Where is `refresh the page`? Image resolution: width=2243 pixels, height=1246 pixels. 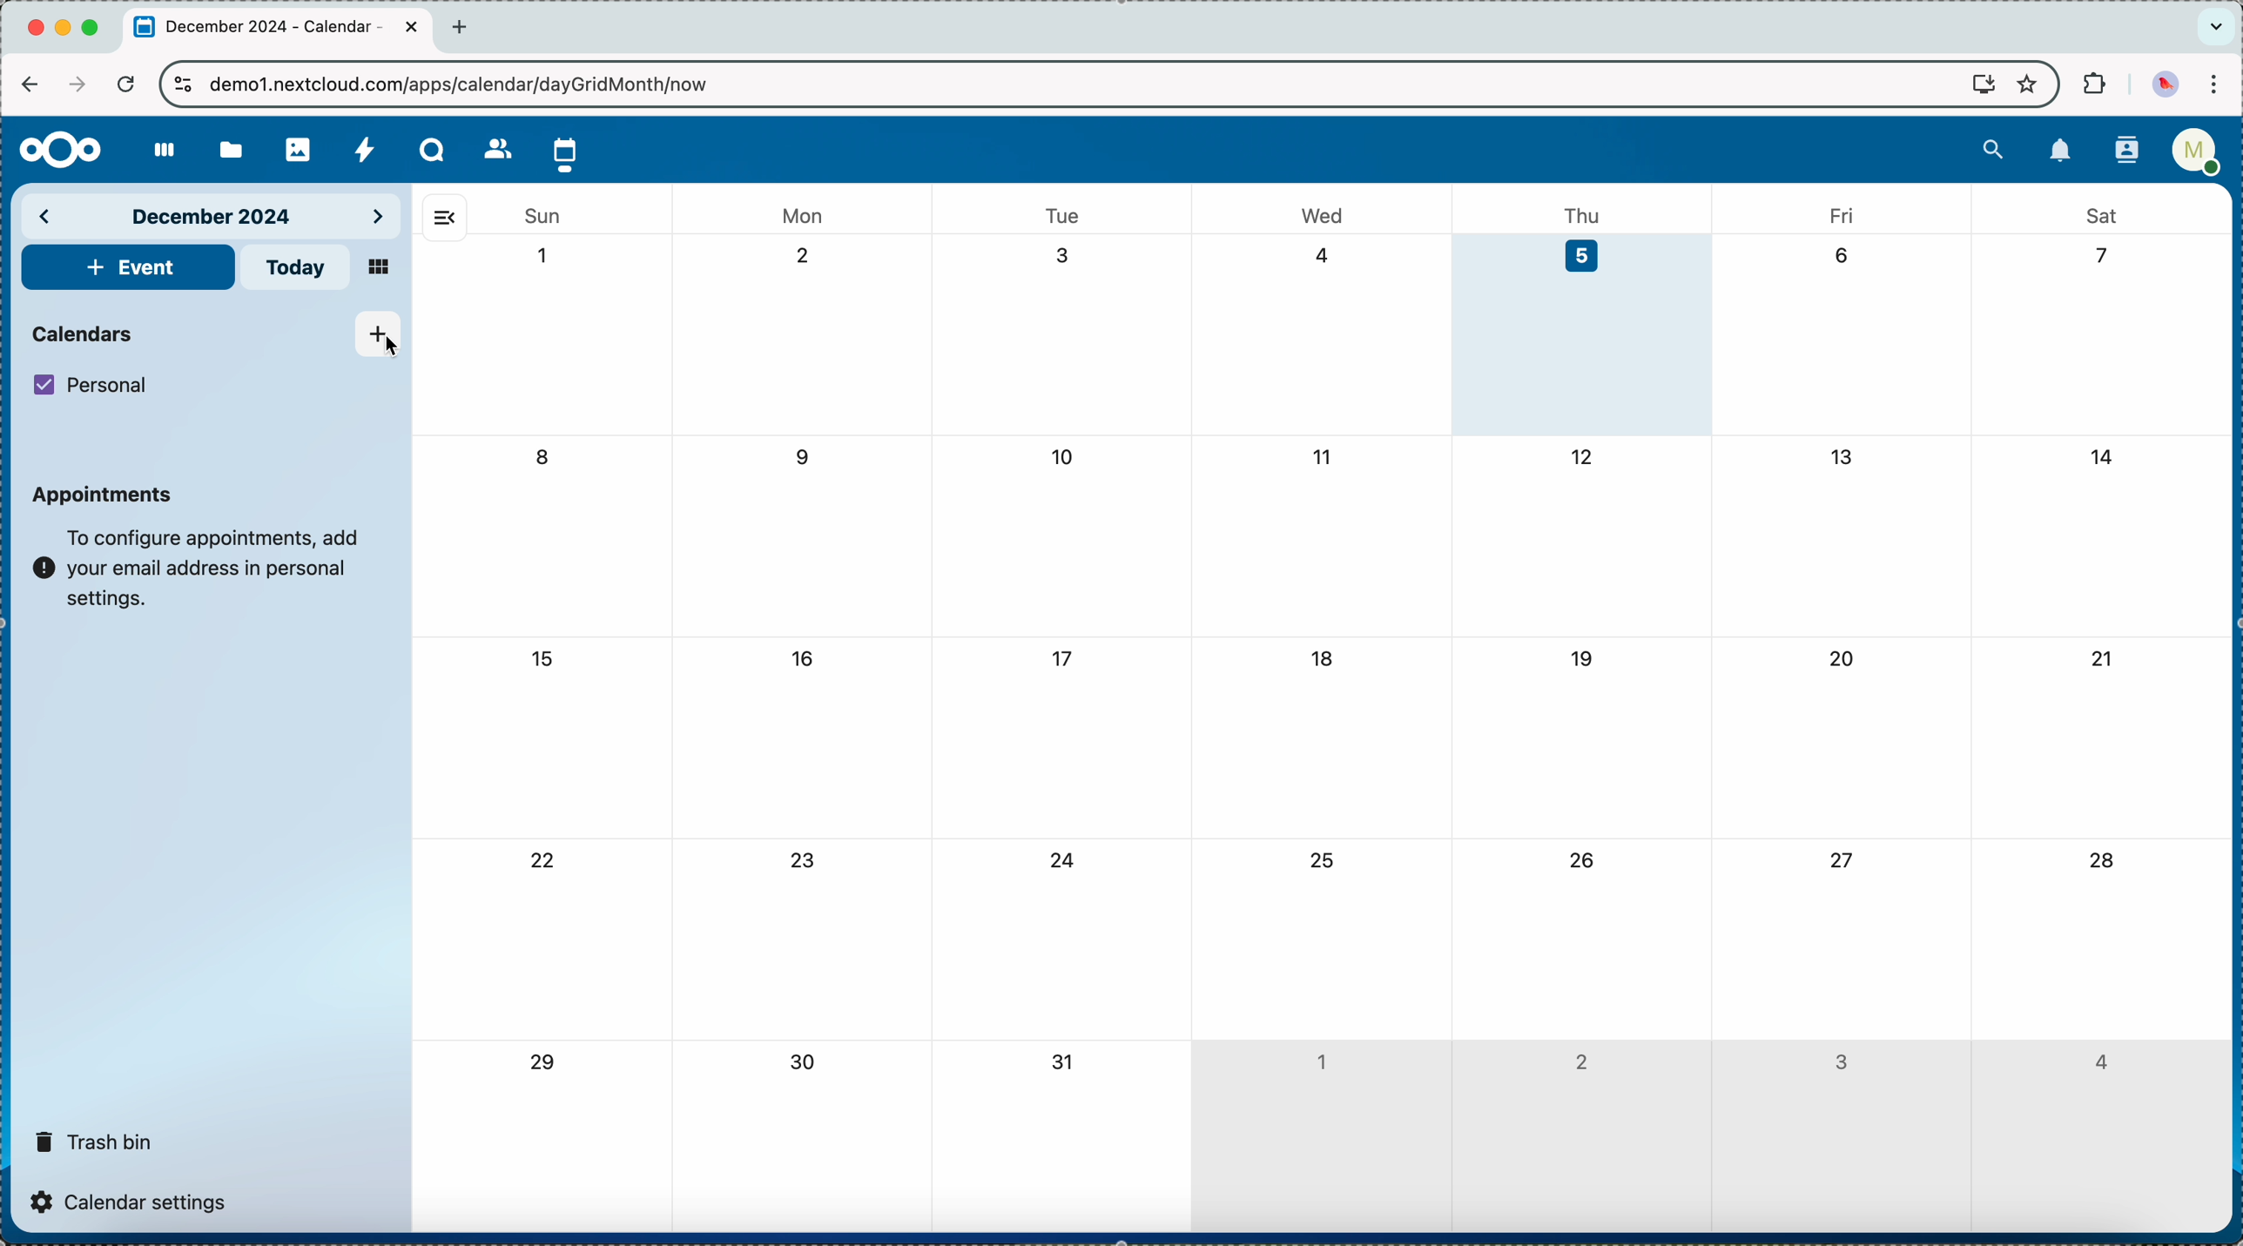
refresh the page is located at coordinates (125, 83).